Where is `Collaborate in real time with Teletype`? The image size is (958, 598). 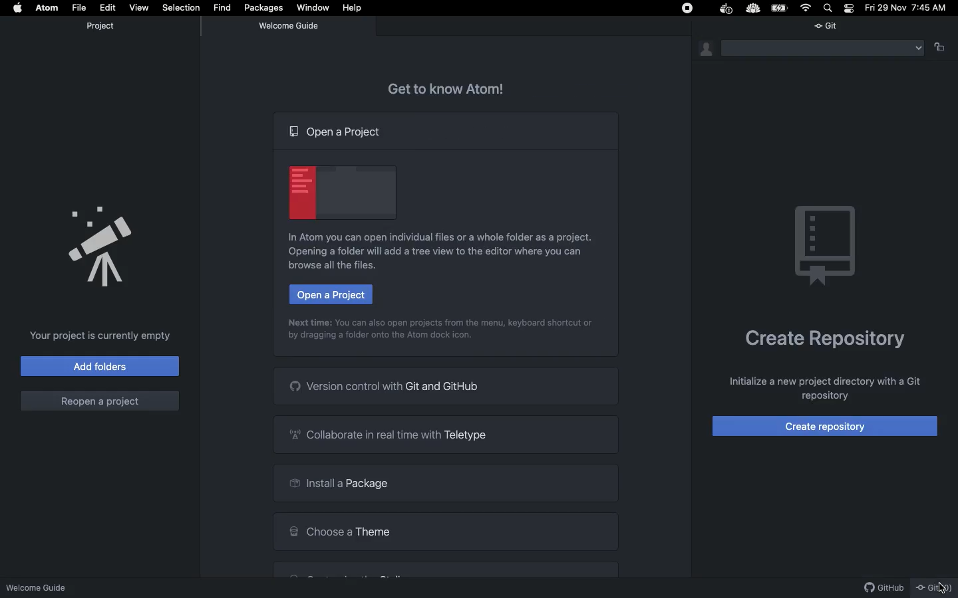 Collaborate in real time with Teletype is located at coordinates (444, 434).